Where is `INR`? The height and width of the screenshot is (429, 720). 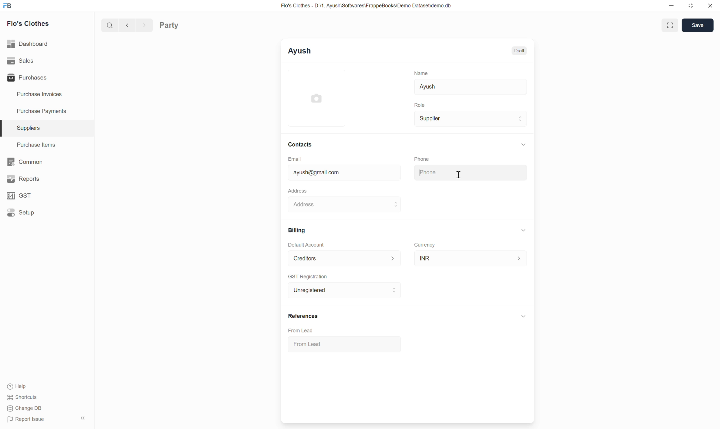 INR is located at coordinates (471, 258).